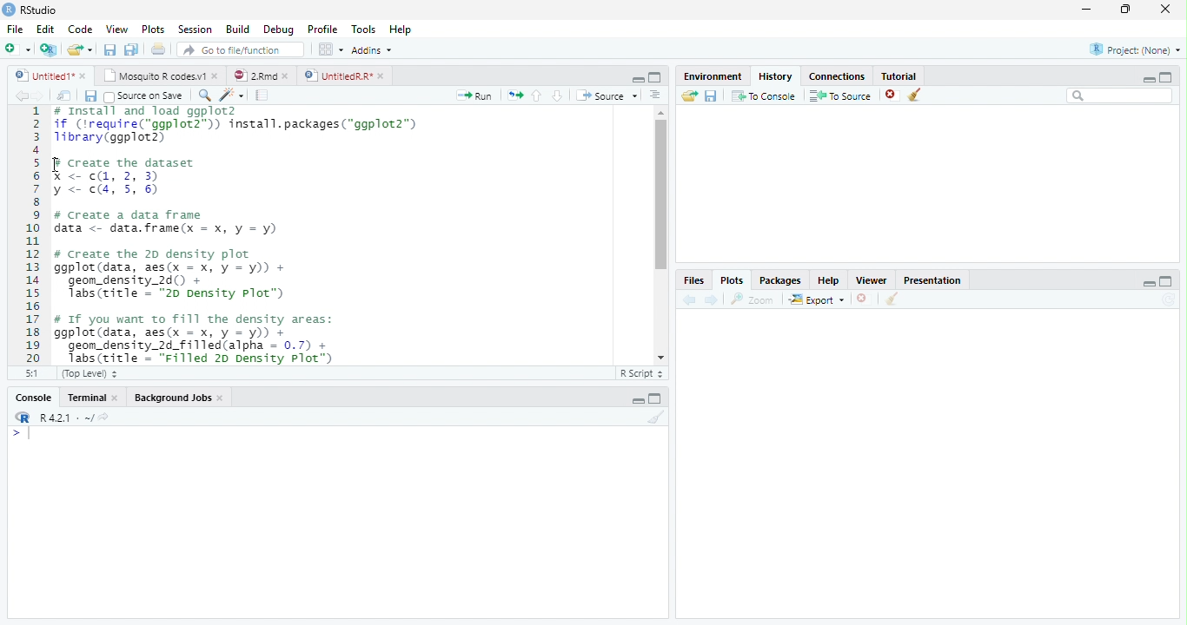 The width and height of the screenshot is (1187, 625). What do you see at coordinates (638, 401) in the screenshot?
I see `minimize` at bounding box center [638, 401].